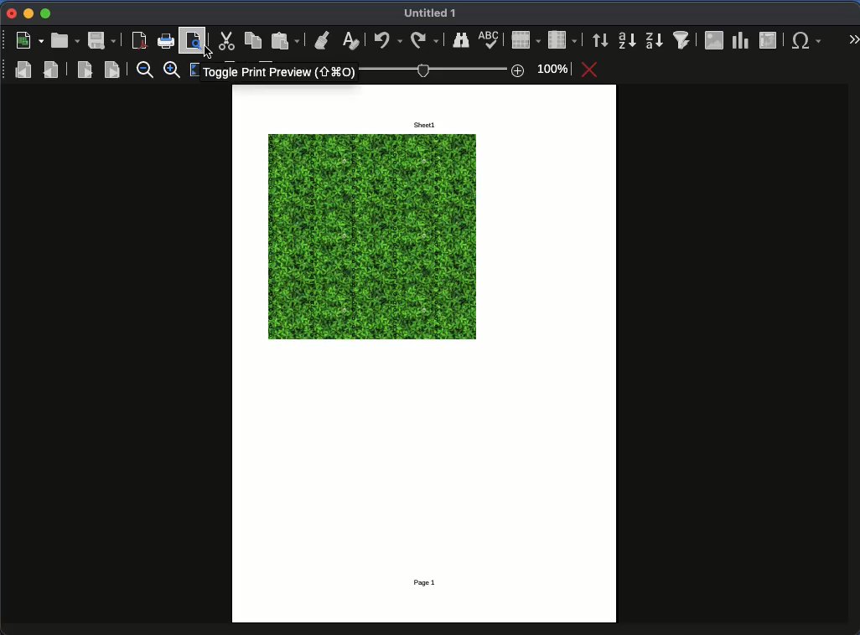  I want to click on click, so click(209, 53).